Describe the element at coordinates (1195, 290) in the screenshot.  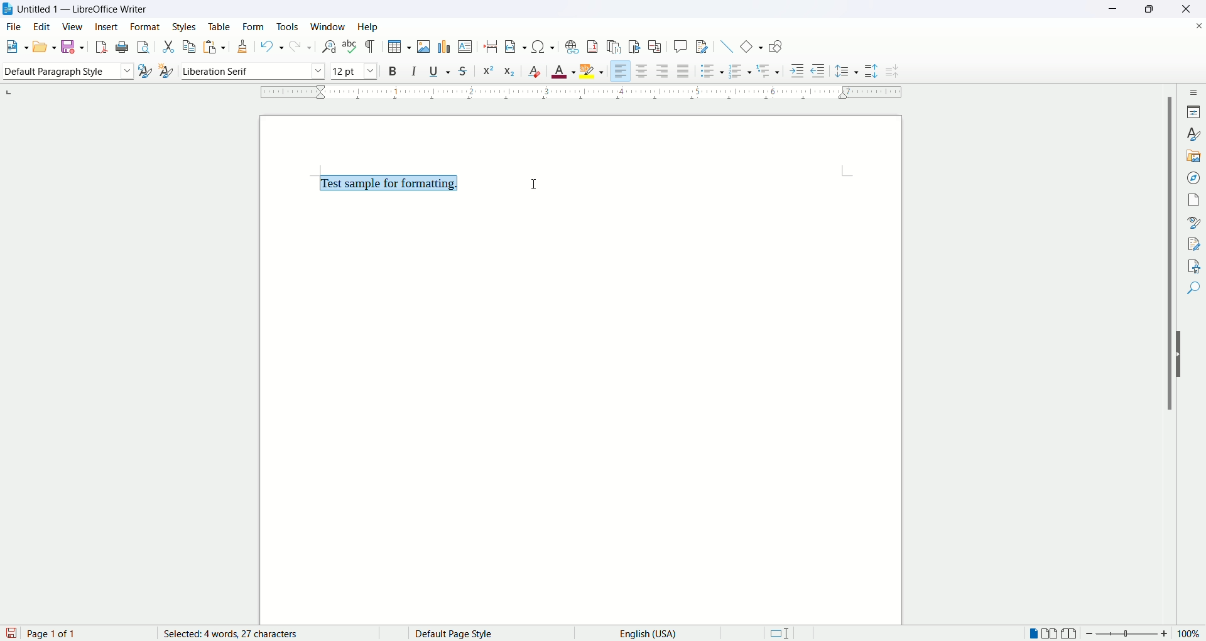
I see `find` at that location.